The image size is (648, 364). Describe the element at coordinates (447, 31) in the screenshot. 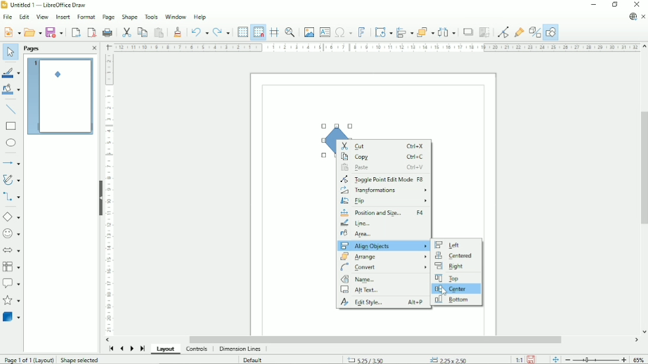

I see `Distribute` at that location.